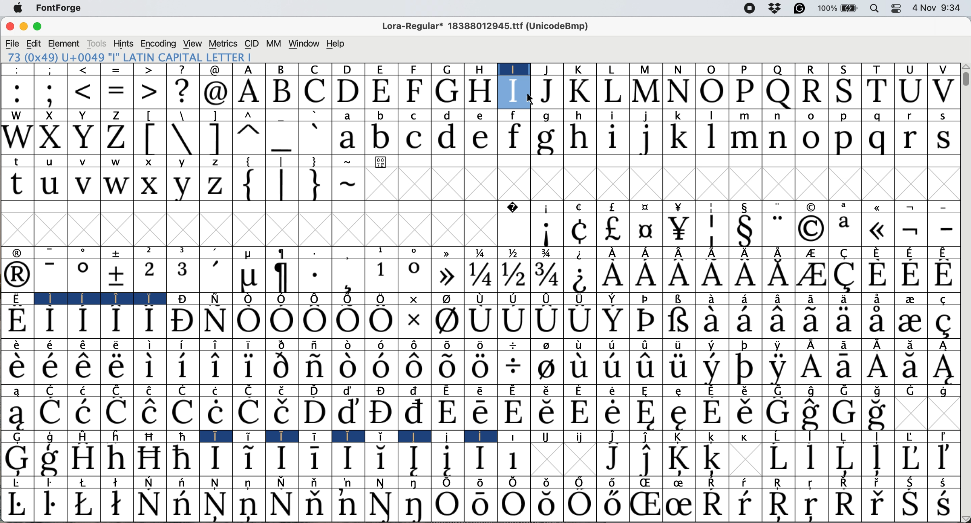  What do you see at coordinates (347, 185) in the screenshot?
I see `~` at bounding box center [347, 185].